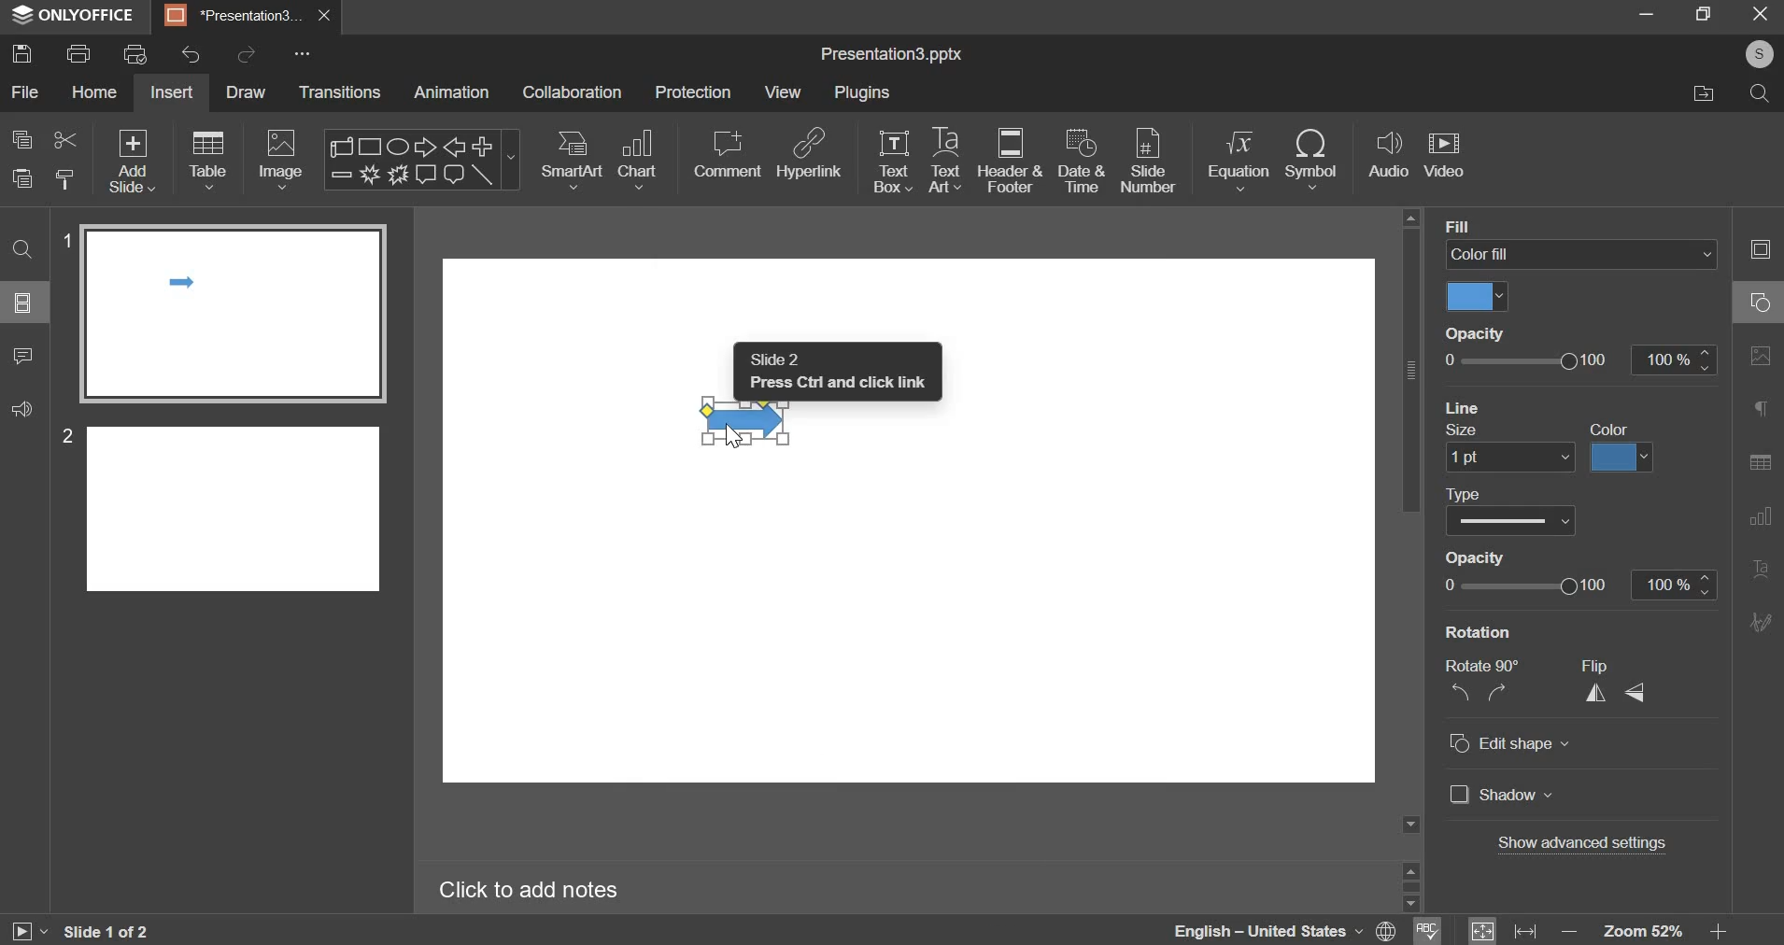 This screenshot has height=945, width=1784. Describe the element at coordinates (450, 92) in the screenshot. I see `animation` at that location.